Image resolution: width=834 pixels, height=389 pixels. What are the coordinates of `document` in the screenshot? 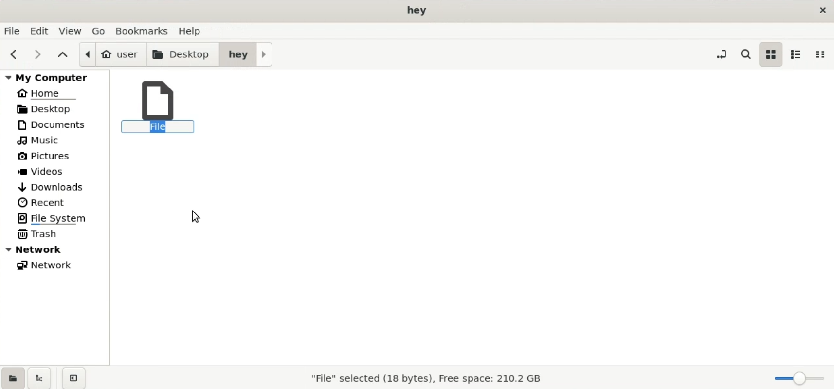 It's located at (58, 124).